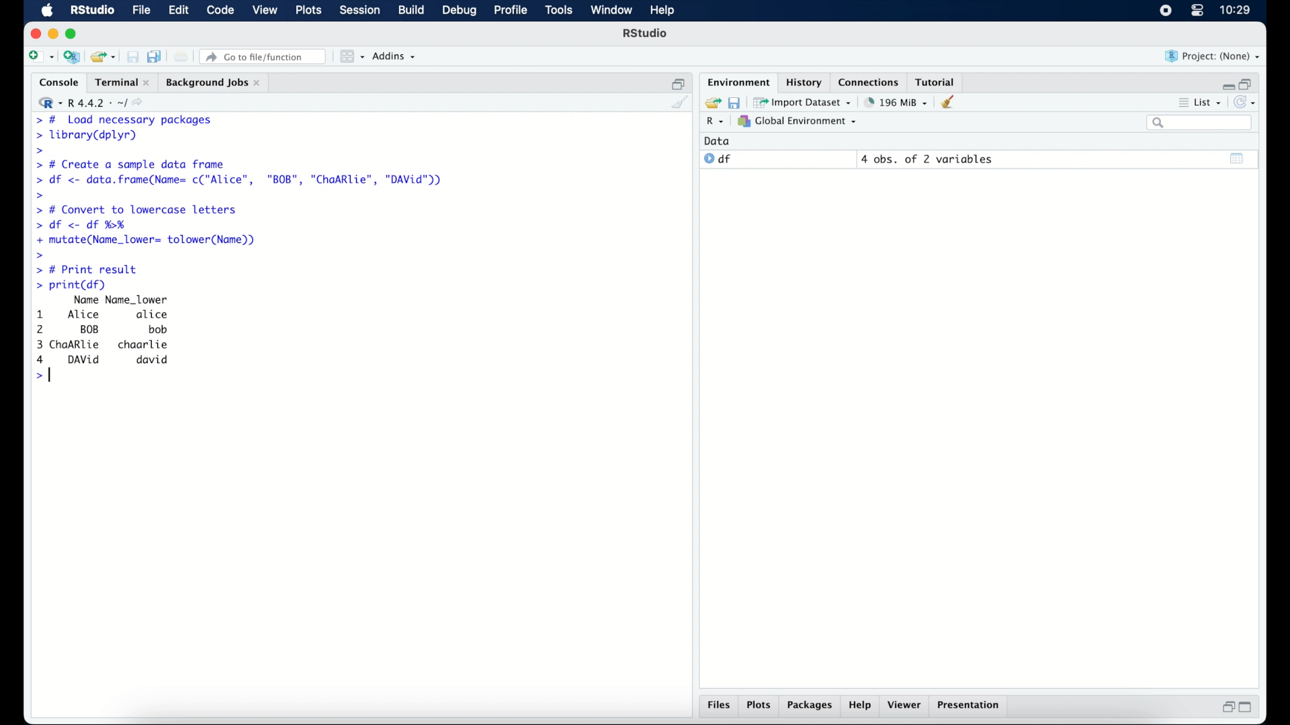 This screenshot has width=1290, height=725. Describe the element at coordinates (351, 56) in the screenshot. I see `workspace panes` at that location.